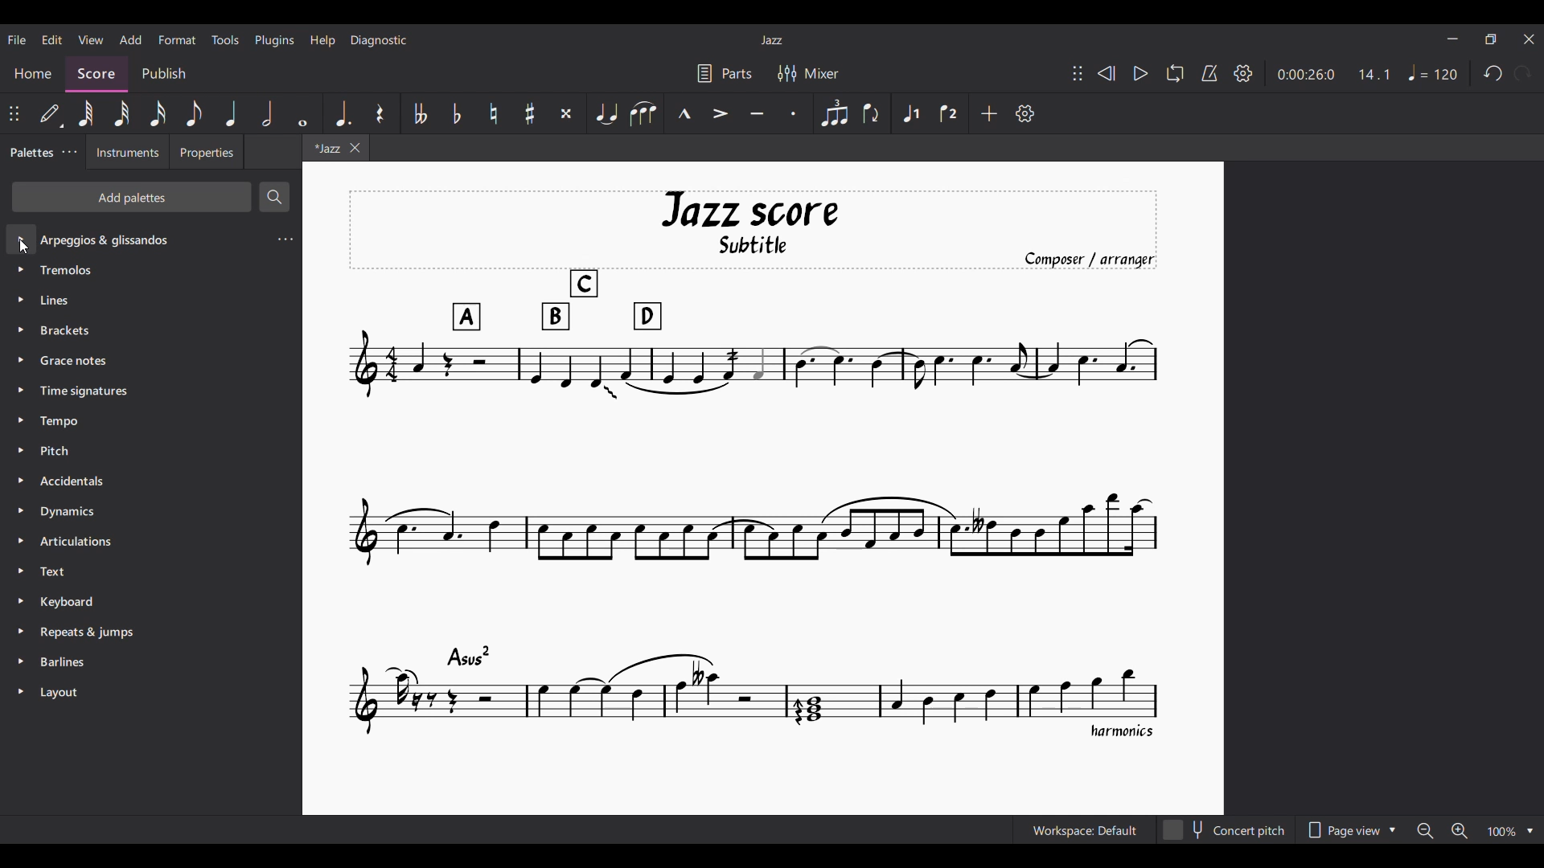 The image size is (1544, 868). I want to click on View menu, so click(90, 39).